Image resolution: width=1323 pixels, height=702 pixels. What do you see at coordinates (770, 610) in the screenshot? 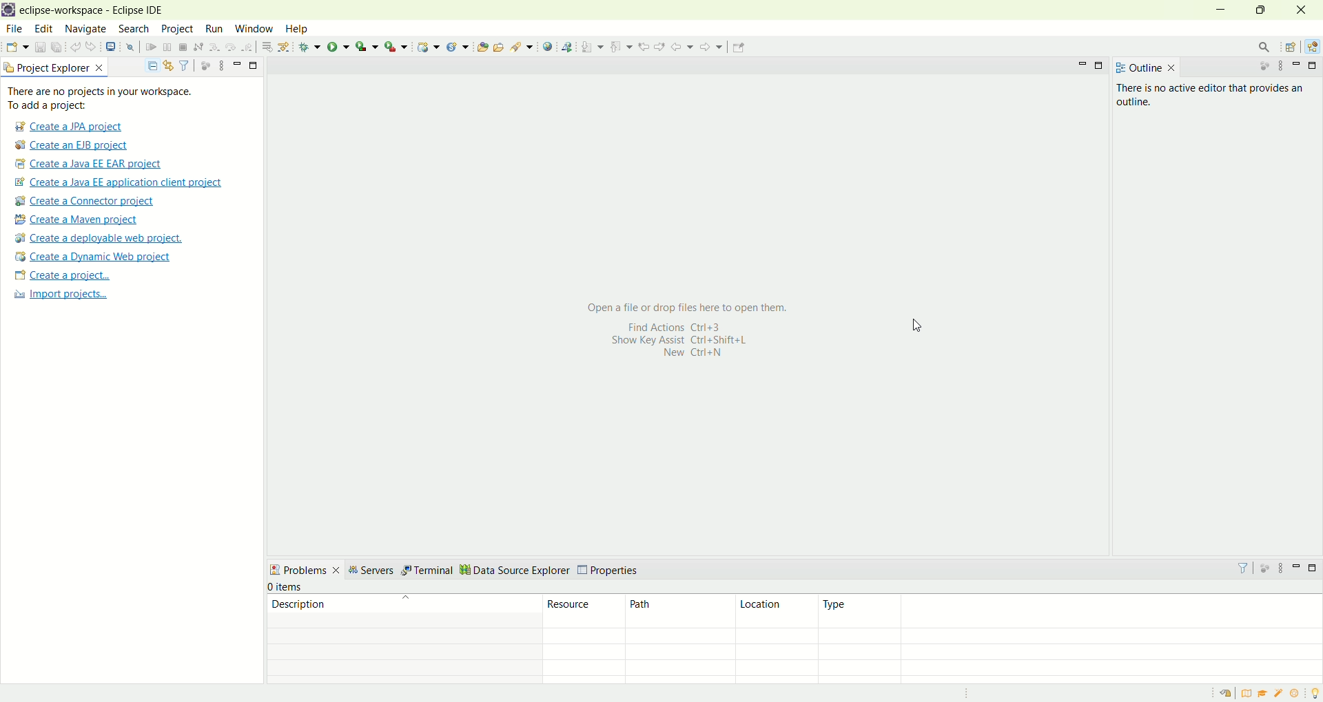
I see `location` at bounding box center [770, 610].